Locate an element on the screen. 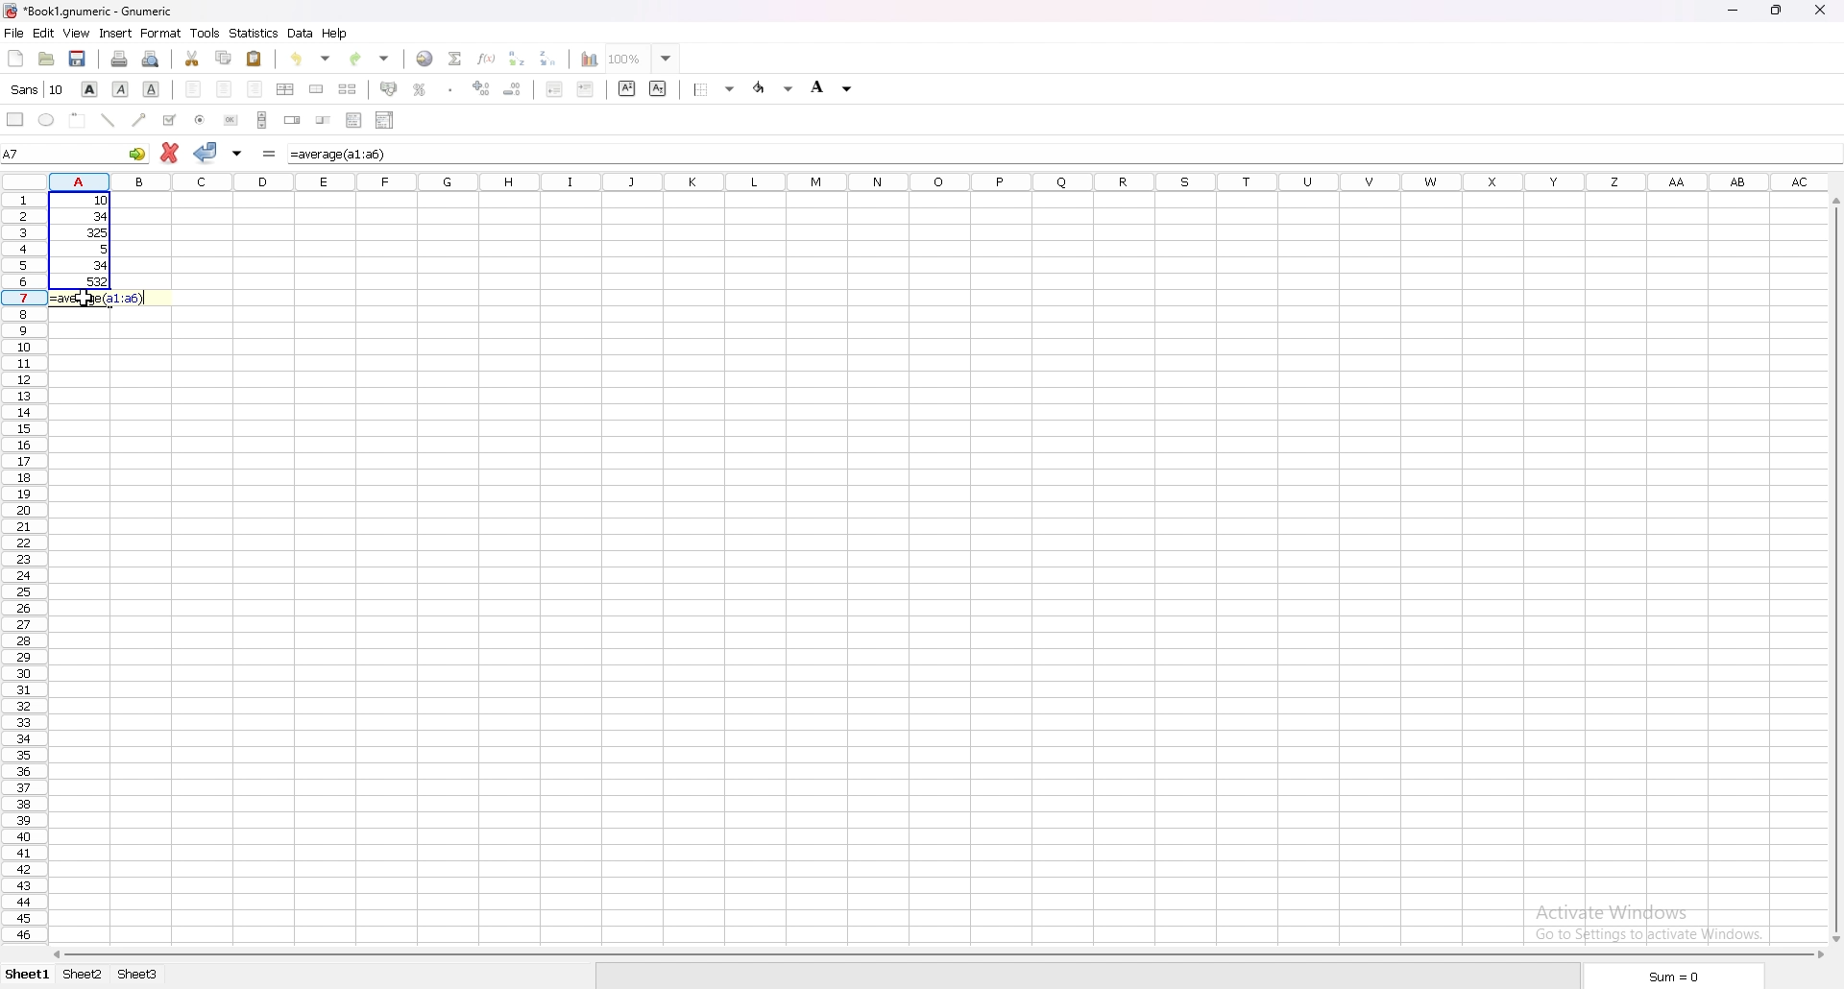  view is located at coordinates (76, 33).